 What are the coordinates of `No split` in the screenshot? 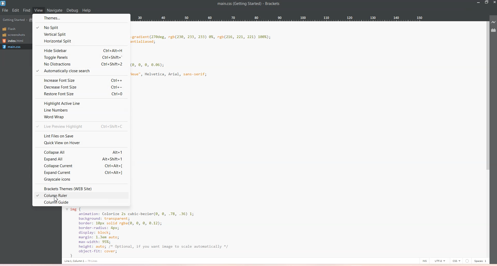 It's located at (81, 26).